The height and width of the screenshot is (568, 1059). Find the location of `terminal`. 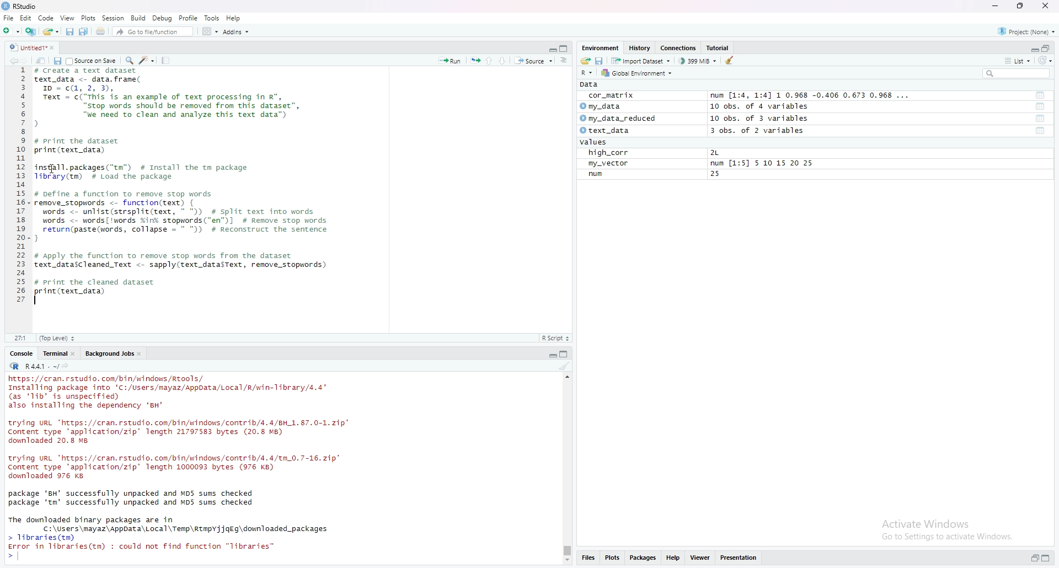

terminal is located at coordinates (58, 353).